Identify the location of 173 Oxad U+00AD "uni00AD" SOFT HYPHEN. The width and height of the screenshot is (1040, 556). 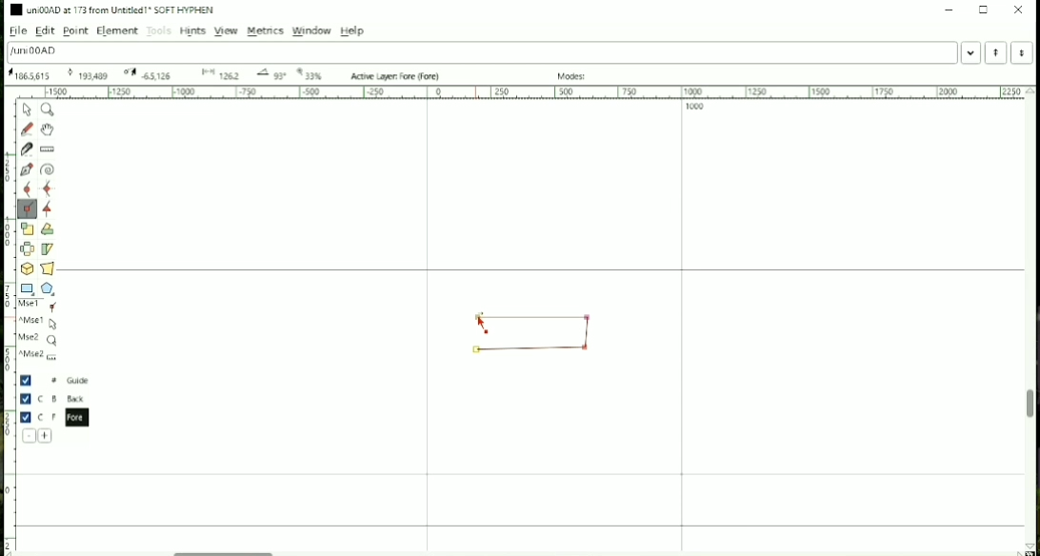
(86, 75).